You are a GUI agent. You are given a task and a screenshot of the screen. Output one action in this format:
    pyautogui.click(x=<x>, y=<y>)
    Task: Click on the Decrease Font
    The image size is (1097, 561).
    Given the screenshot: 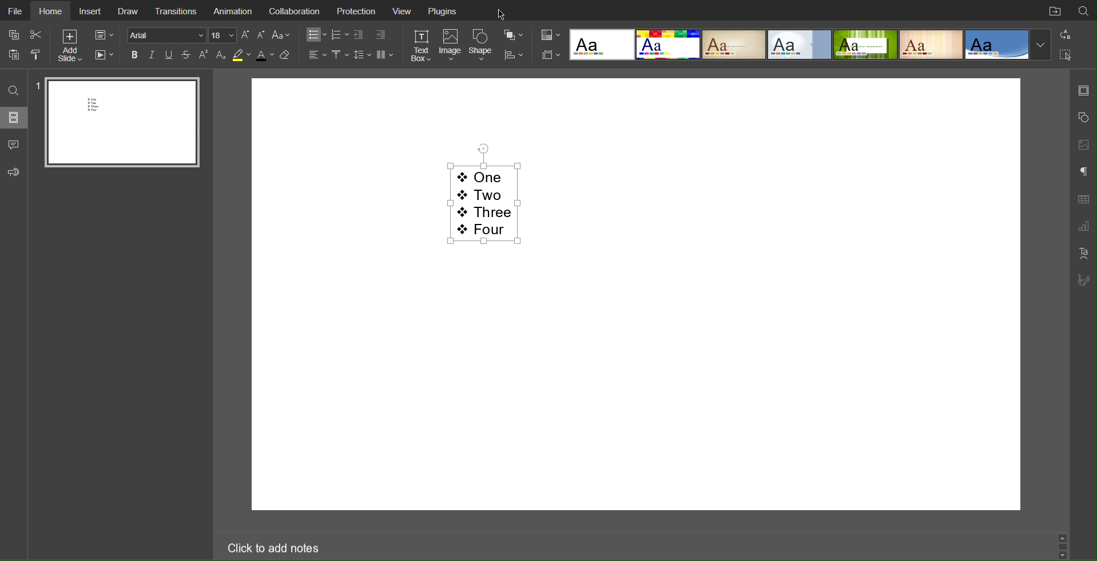 What is the action you would take?
    pyautogui.click(x=260, y=35)
    